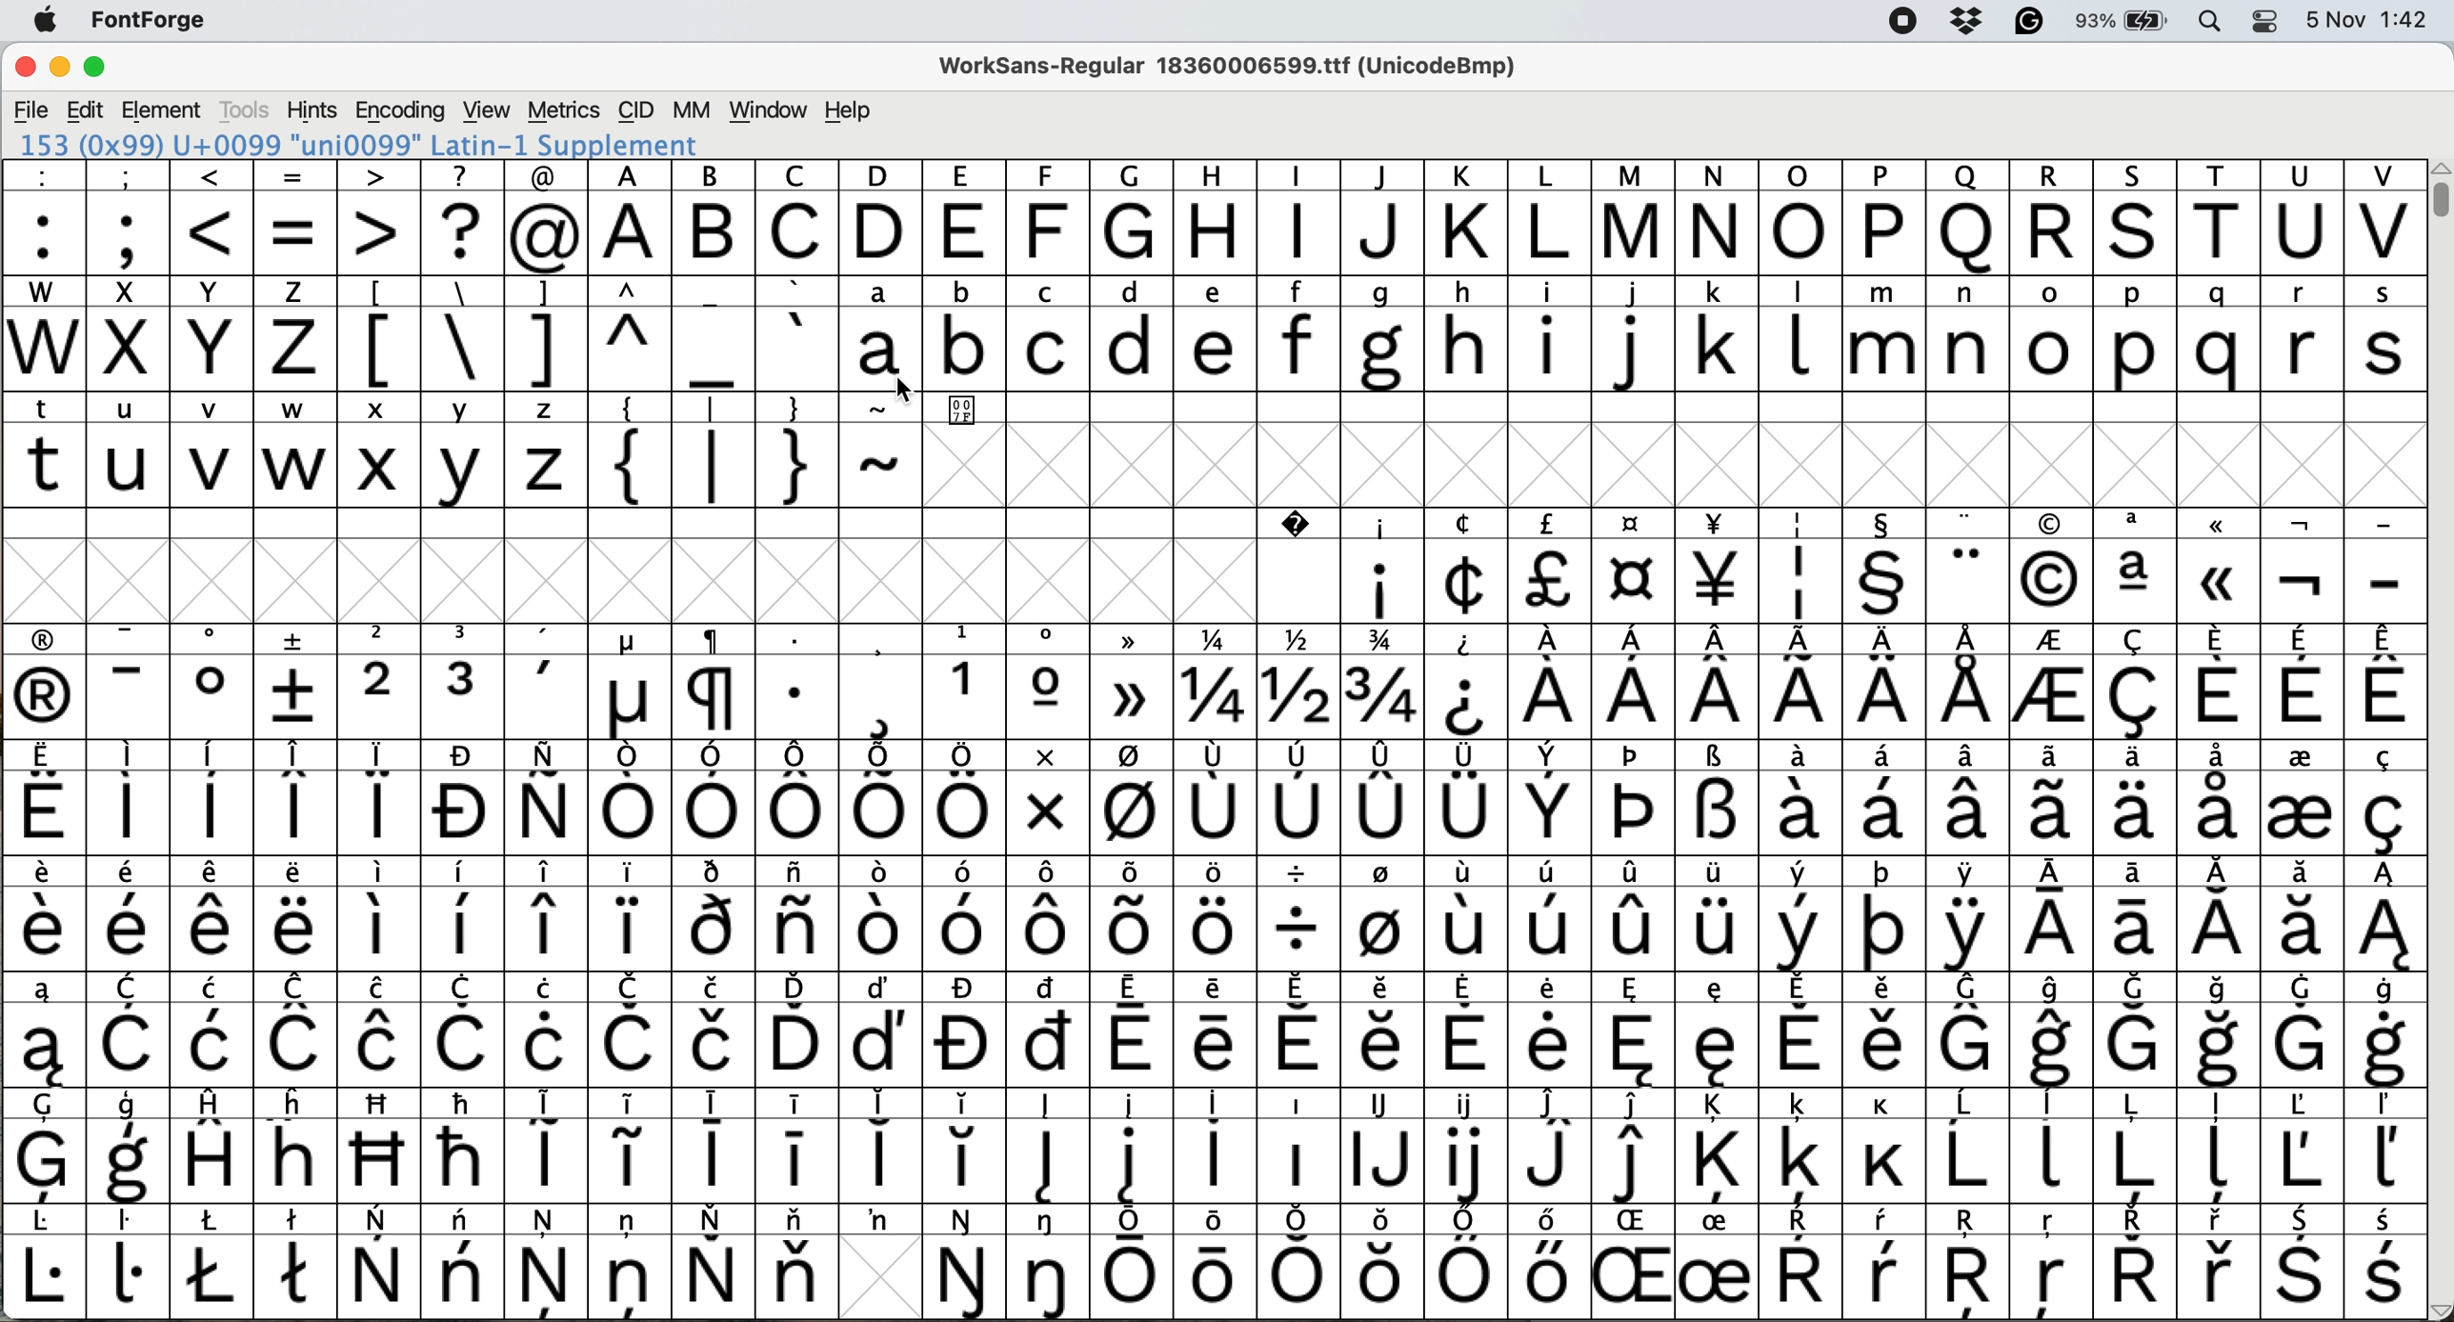 The height and width of the screenshot is (1322, 2454). What do you see at coordinates (459, 451) in the screenshot?
I see `y` at bounding box center [459, 451].